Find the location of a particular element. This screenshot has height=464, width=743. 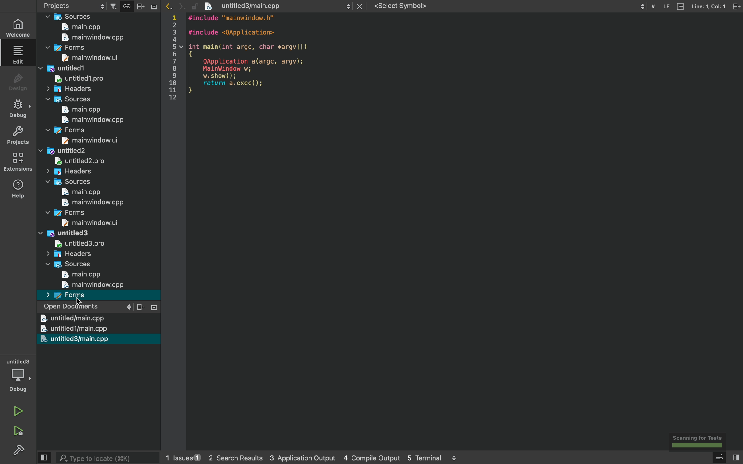

main is located at coordinates (81, 276).